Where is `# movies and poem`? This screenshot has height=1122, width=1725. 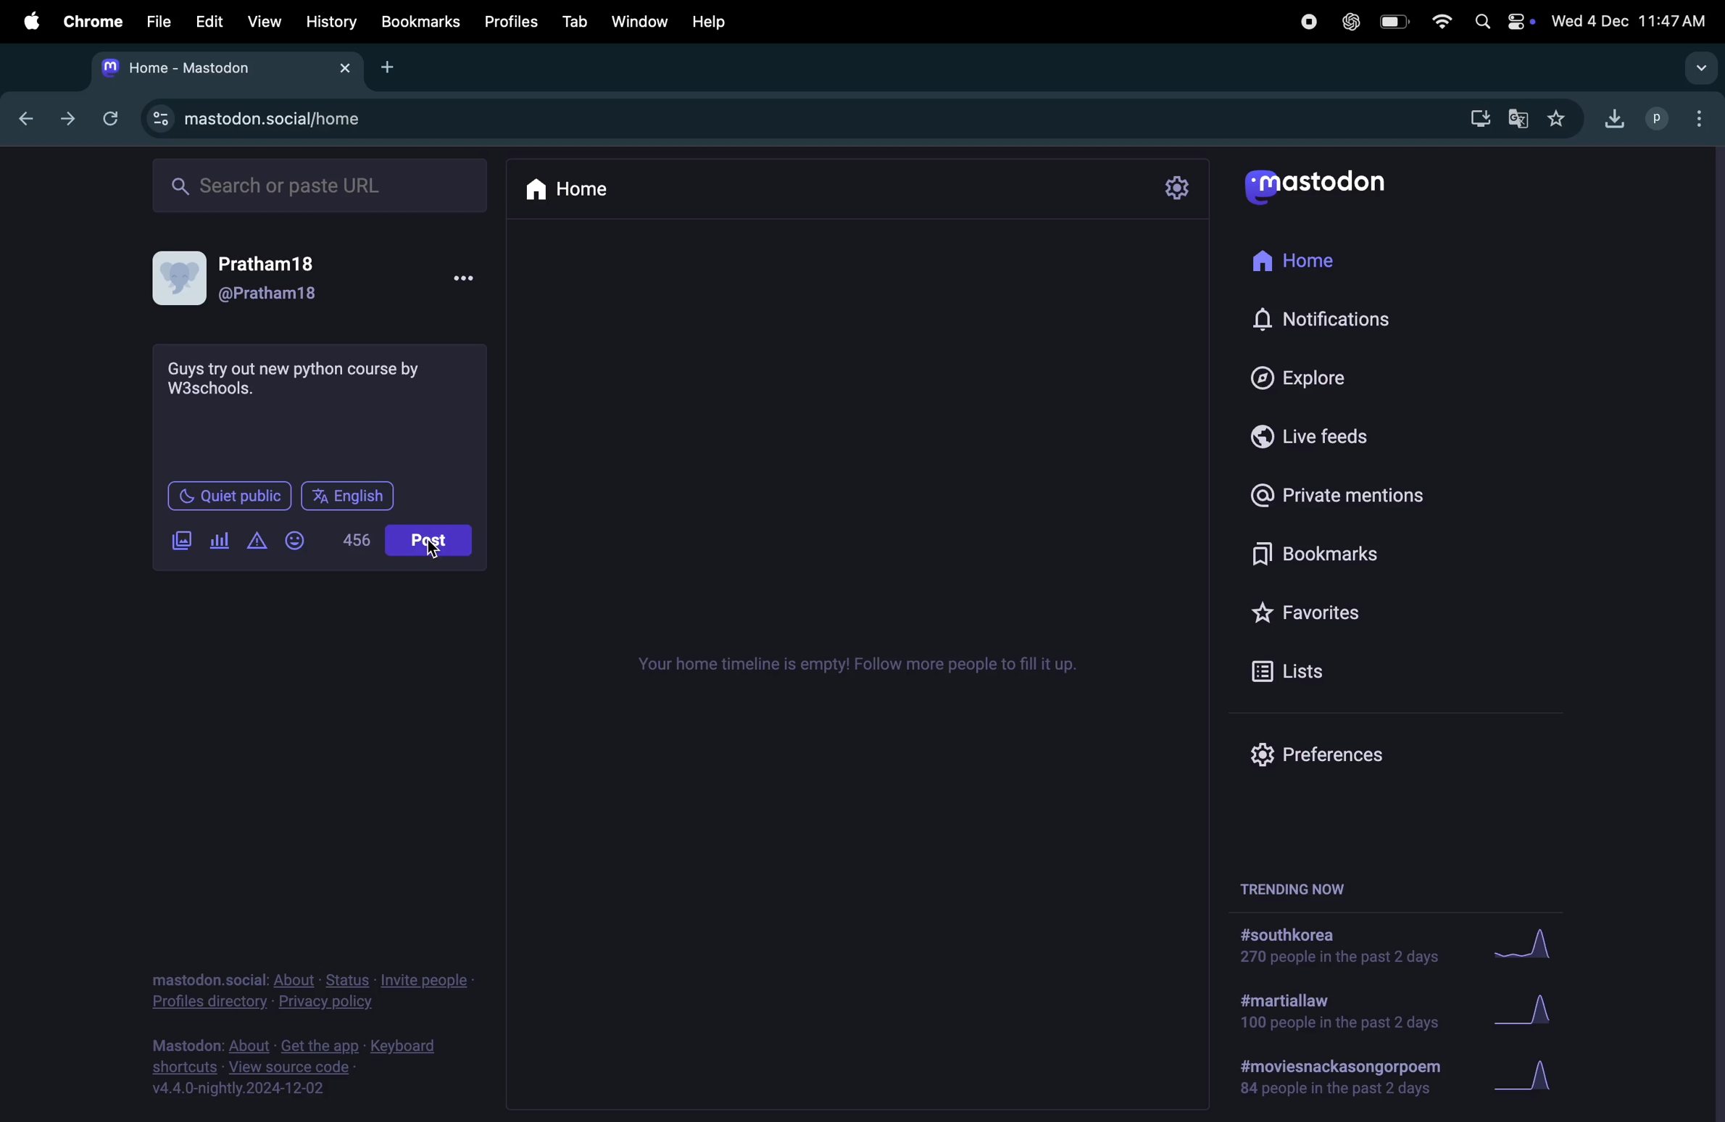
# movies and poem is located at coordinates (1338, 1082).